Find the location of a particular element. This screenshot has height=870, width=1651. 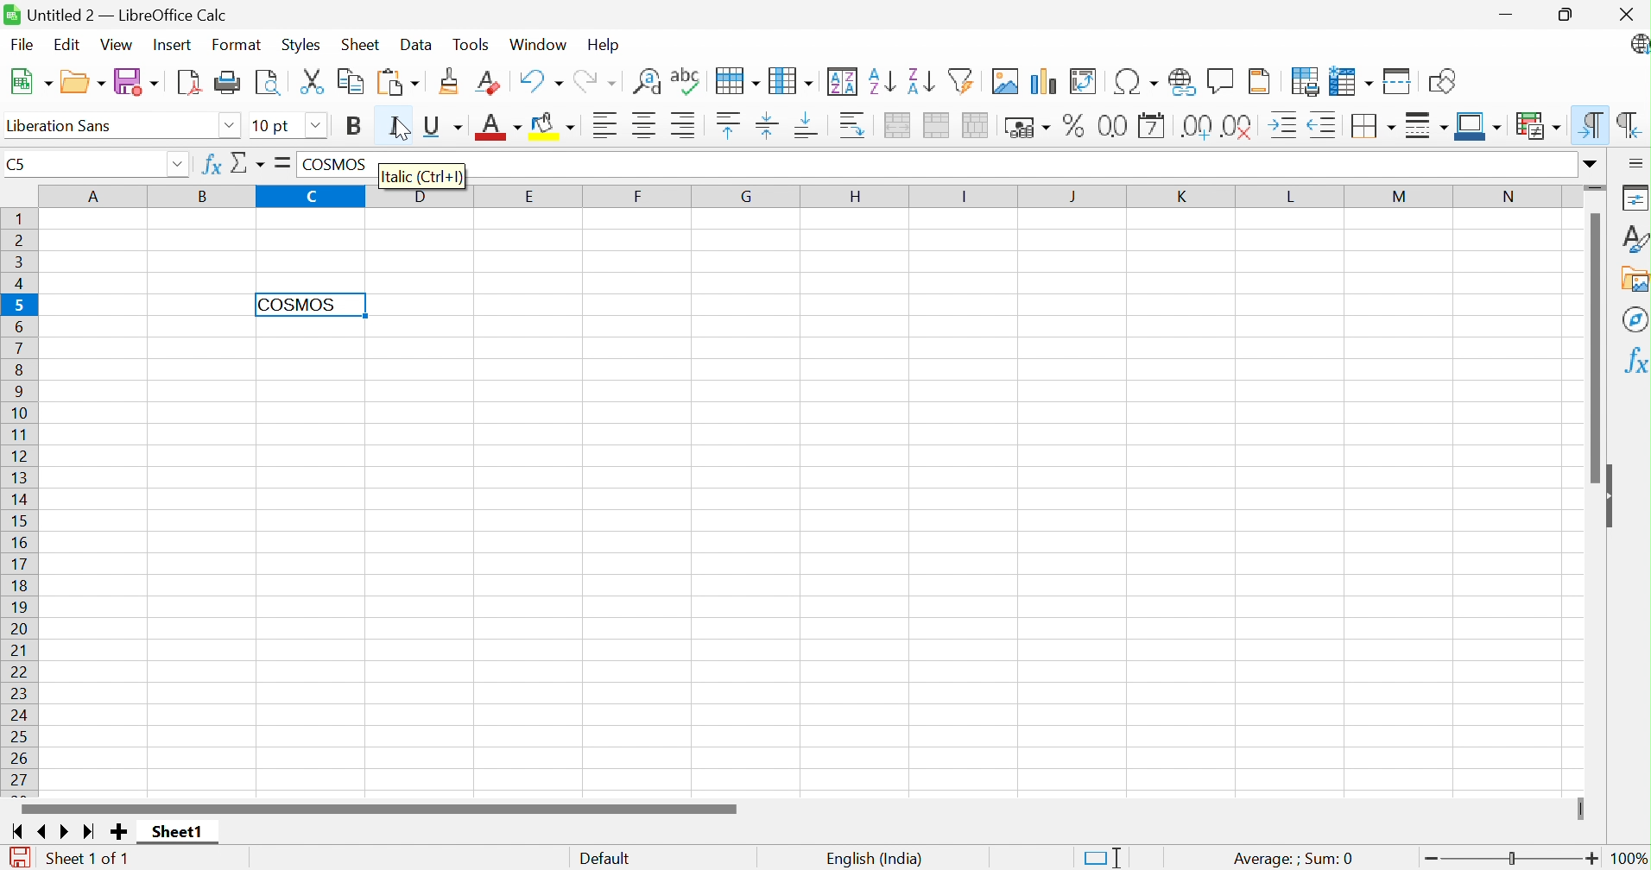

File is located at coordinates (21, 46).